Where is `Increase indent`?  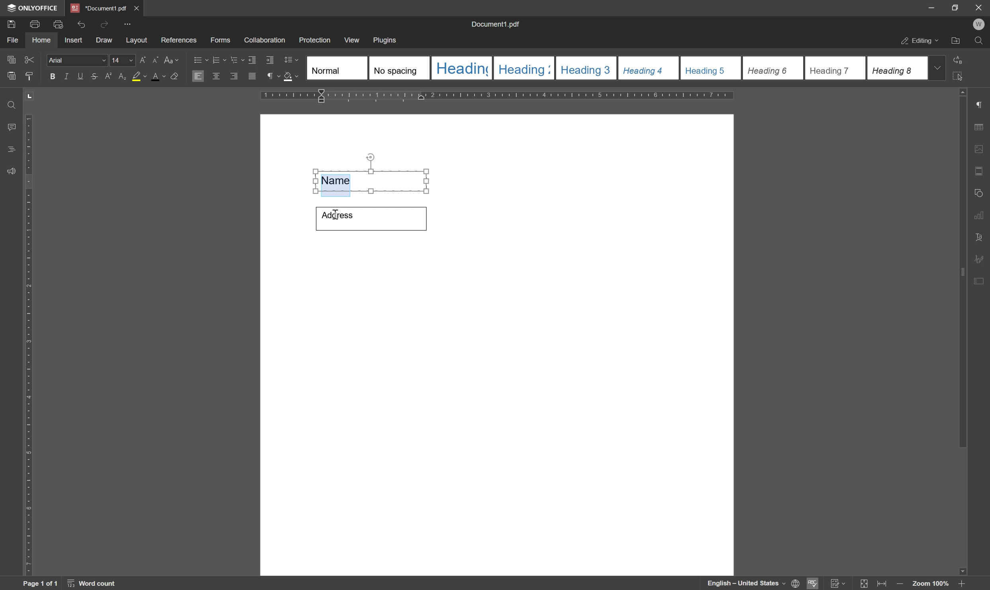
Increase indent is located at coordinates (271, 61).